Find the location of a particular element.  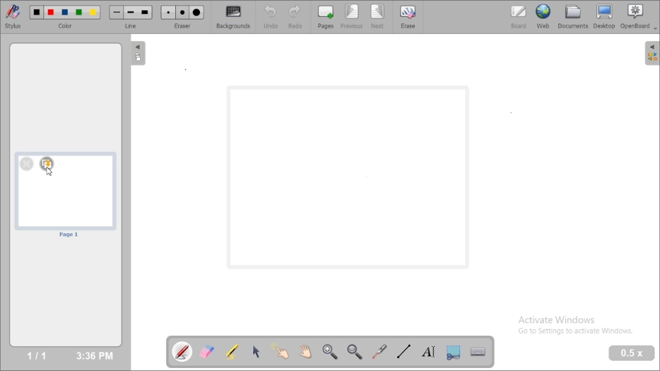

stylus is located at coordinates (13, 16).